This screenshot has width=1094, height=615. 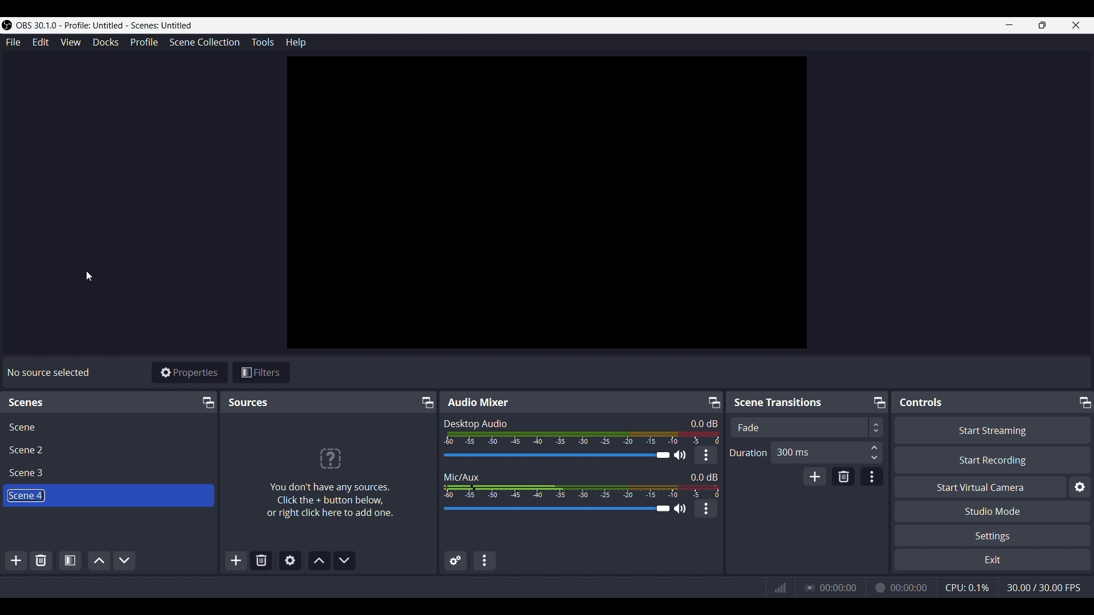 I want to click on  Undock/Pop-out icon, so click(x=426, y=403).